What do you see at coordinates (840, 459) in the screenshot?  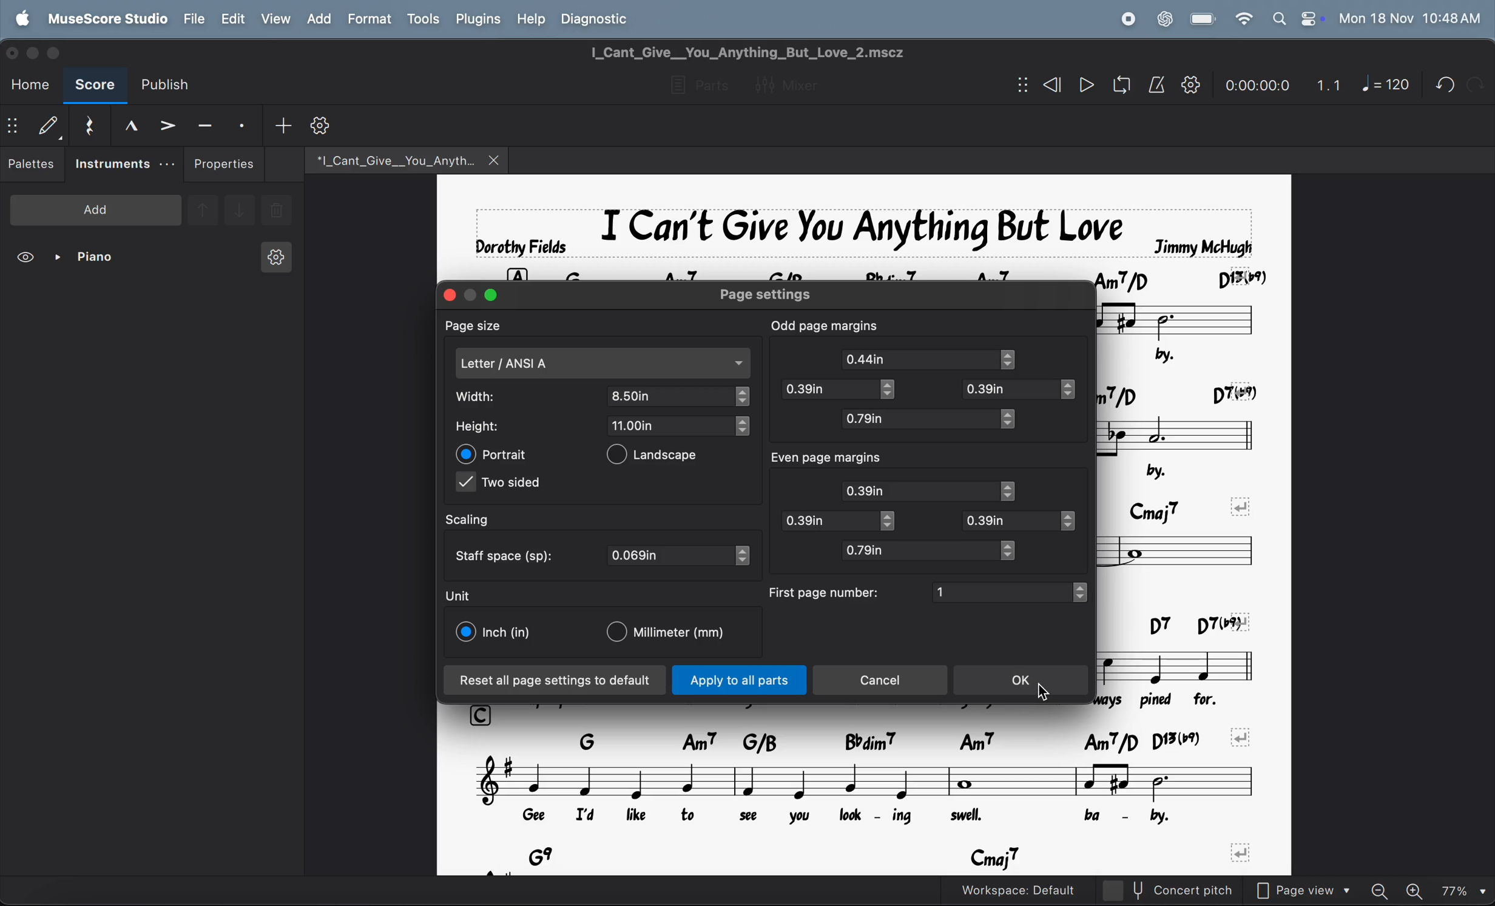 I see `even page margins` at bounding box center [840, 459].